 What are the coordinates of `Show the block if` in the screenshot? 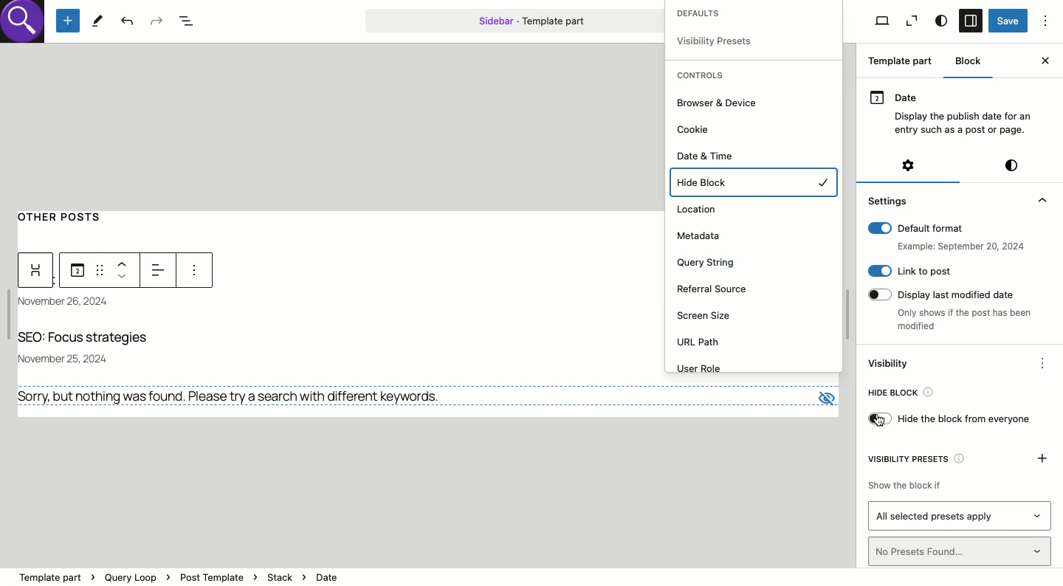 It's located at (903, 486).